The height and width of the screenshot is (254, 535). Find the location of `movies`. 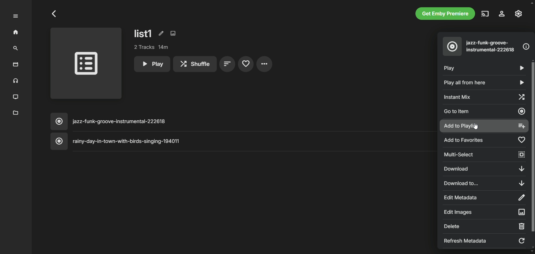

movies is located at coordinates (16, 65).